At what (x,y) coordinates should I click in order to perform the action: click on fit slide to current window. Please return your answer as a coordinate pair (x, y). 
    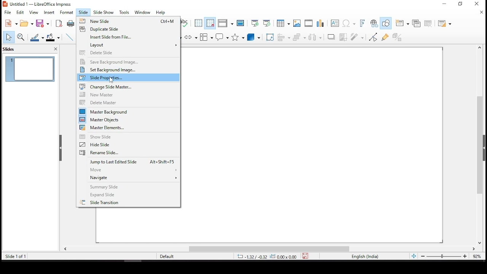
    Looking at the image, I should click on (413, 256).